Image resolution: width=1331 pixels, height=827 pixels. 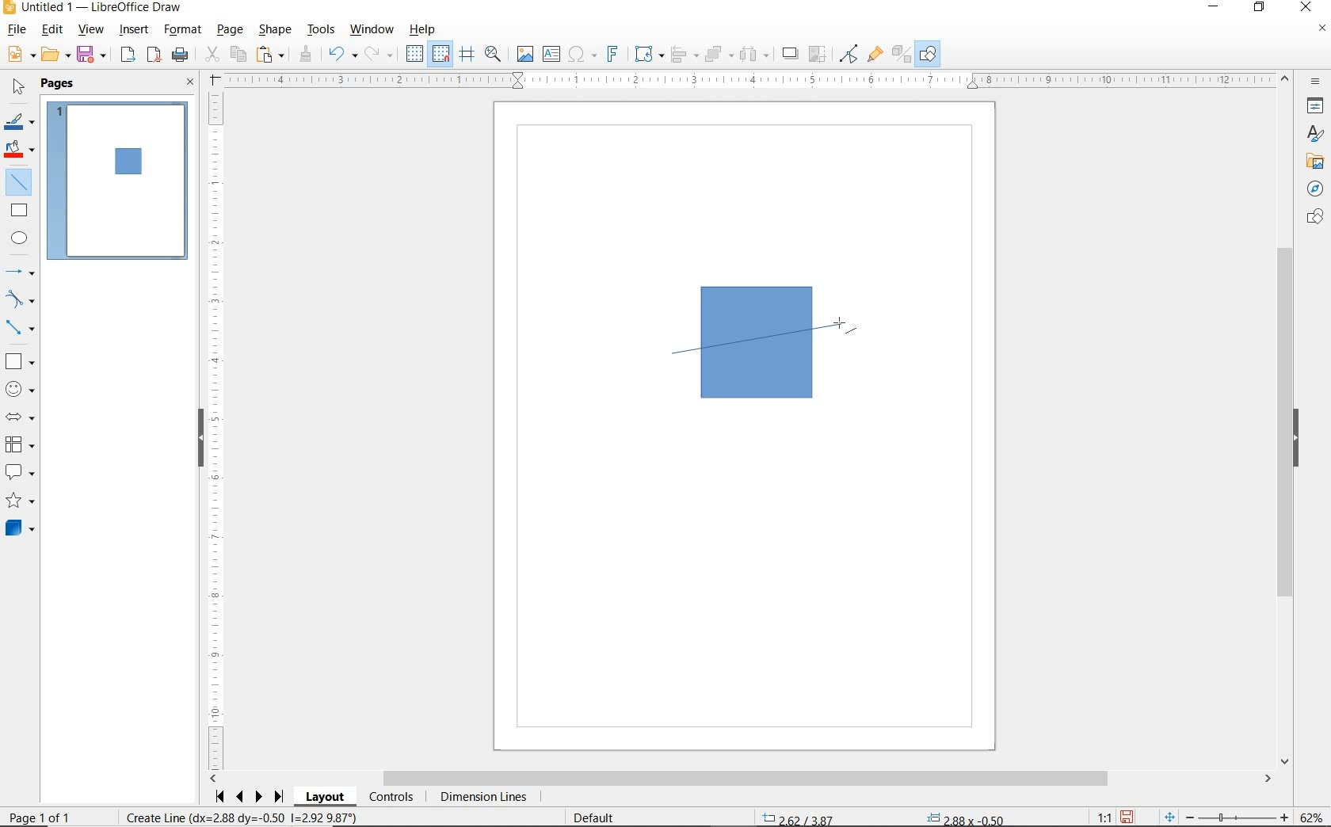 What do you see at coordinates (52, 29) in the screenshot?
I see `EDIT` at bounding box center [52, 29].